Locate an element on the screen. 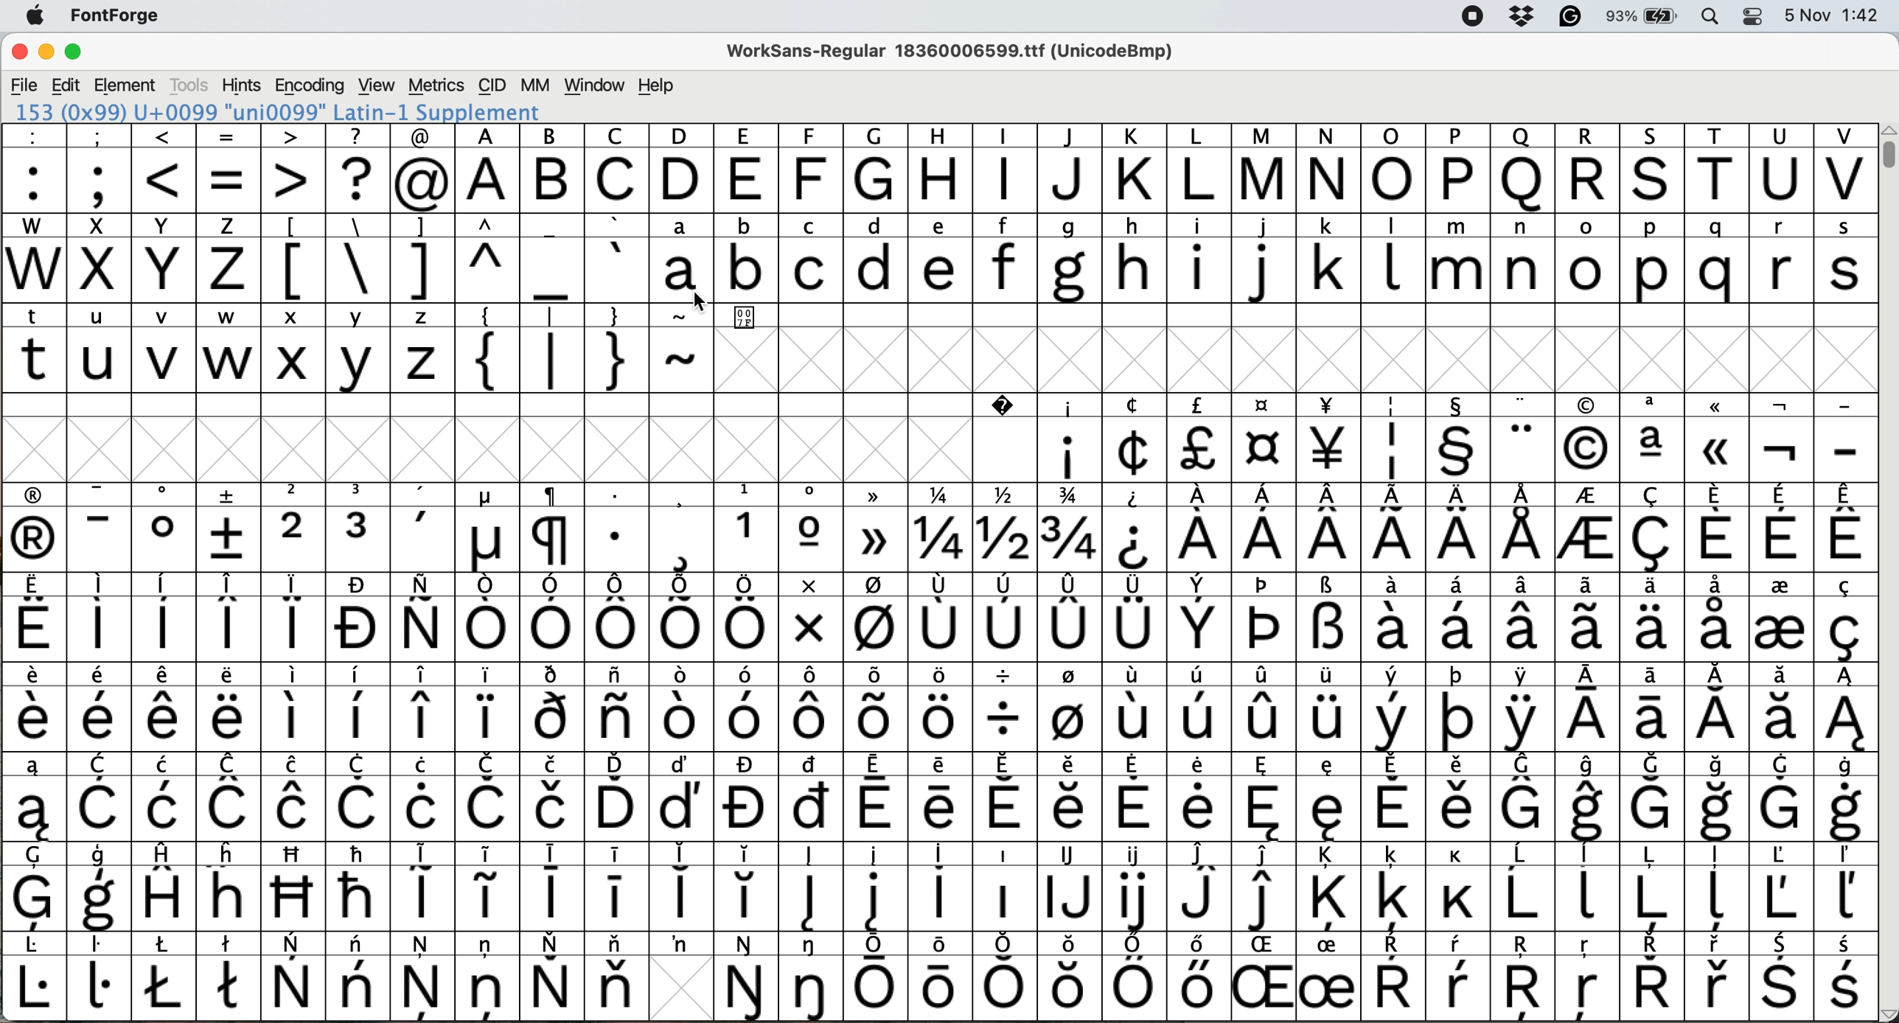  symbol is located at coordinates (1266, 887).